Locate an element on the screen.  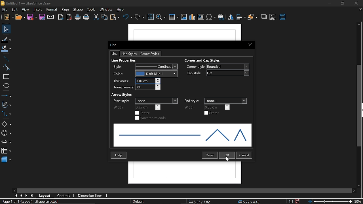
center is located at coordinates (143, 113).